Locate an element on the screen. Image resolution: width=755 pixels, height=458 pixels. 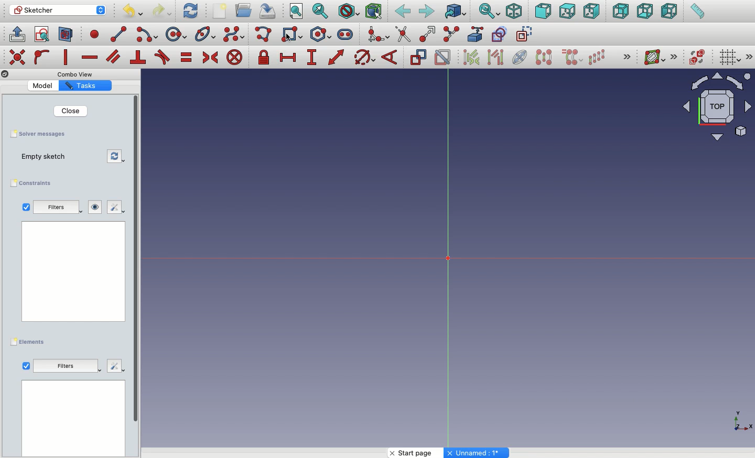
Back is located at coordinates (403, 12).